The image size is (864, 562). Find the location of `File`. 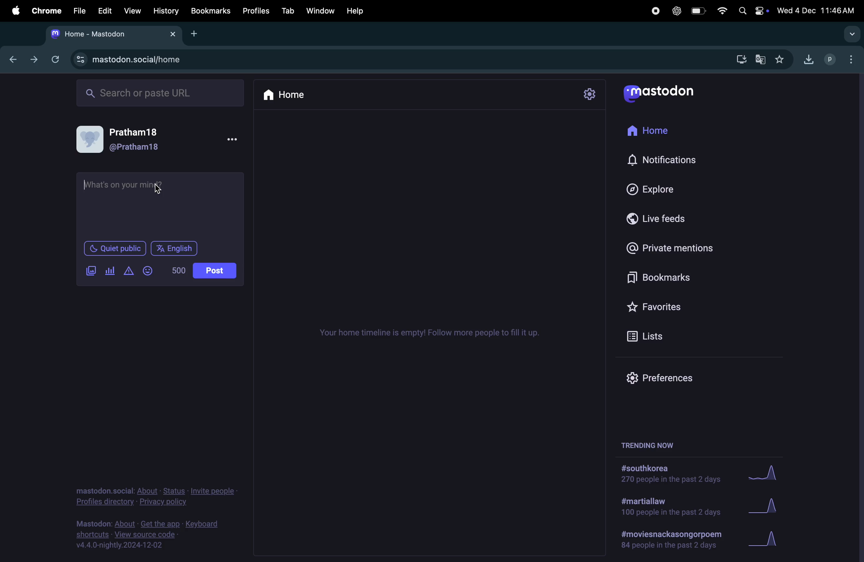

File is located at coordinates (77, 11).